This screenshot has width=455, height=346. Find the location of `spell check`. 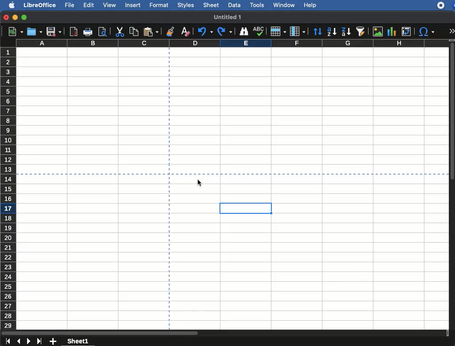

spell check is located at coordinates (259, 31).